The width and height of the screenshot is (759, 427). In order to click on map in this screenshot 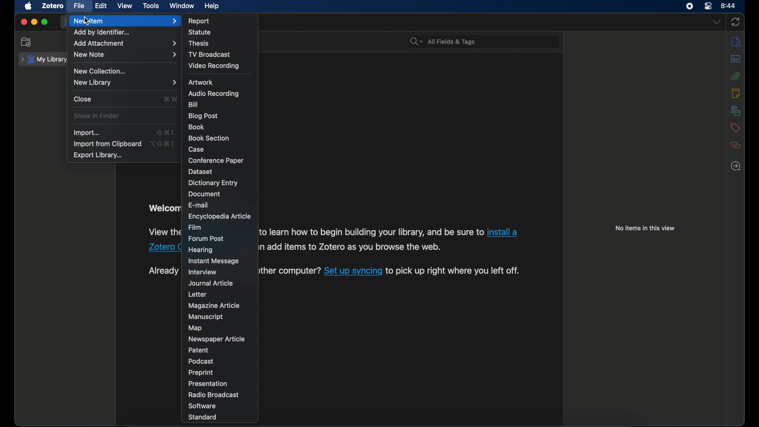, I will do `click(195, 328)`.